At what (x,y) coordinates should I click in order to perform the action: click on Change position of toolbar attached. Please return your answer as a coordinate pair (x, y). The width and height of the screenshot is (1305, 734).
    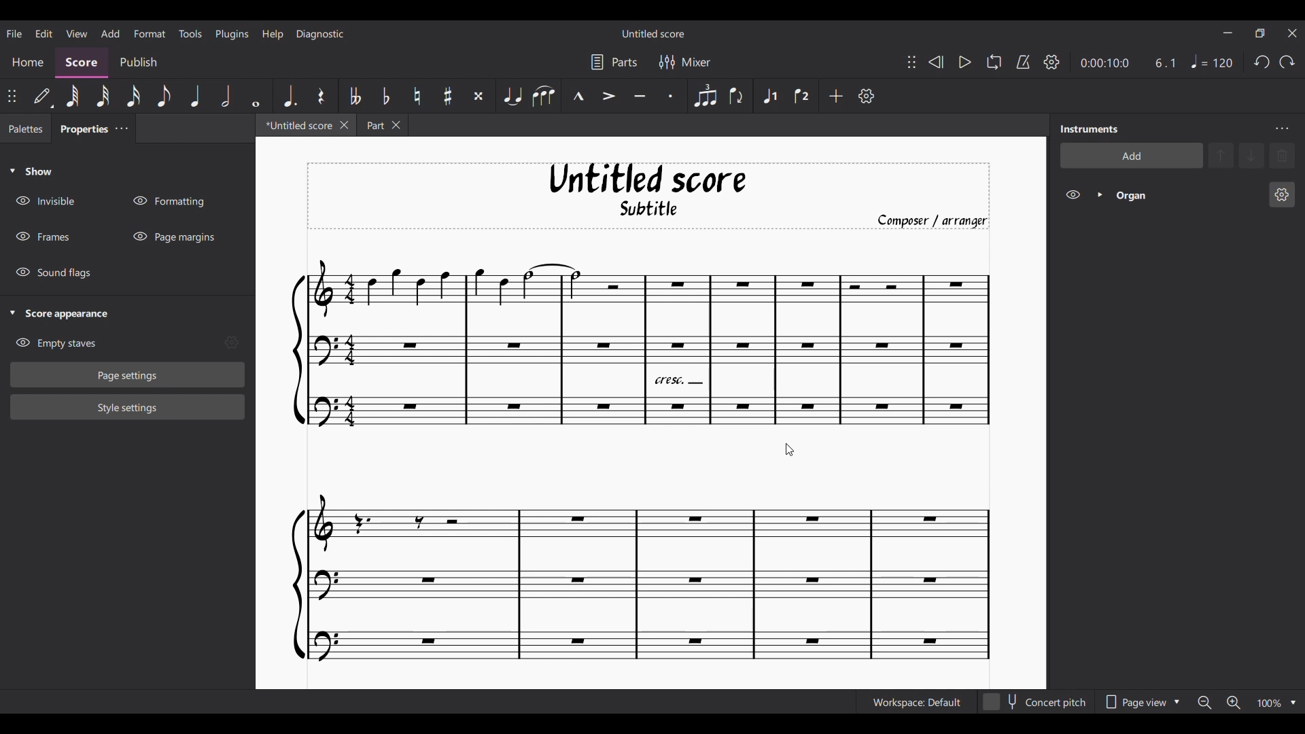
    Looking at the image, I should click on (11, 96).